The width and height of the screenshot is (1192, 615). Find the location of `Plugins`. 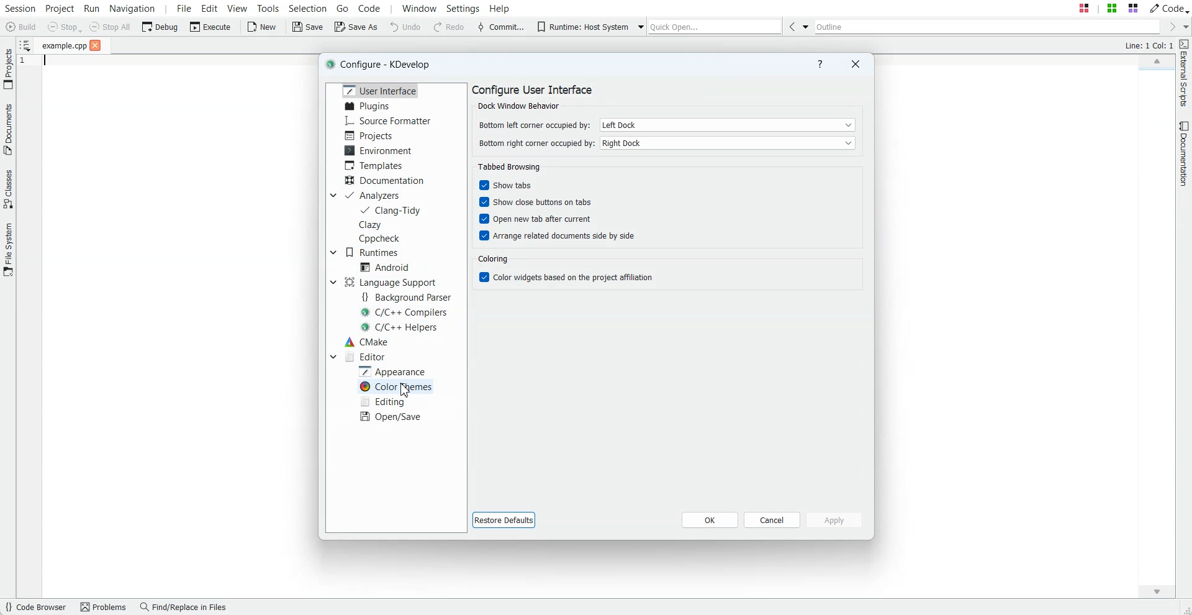

Plugins is located at coordinates (367, 106).